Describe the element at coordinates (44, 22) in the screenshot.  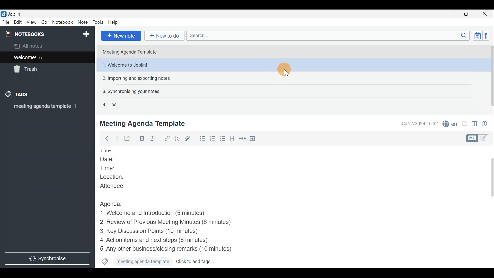
I see `Go` at that location.